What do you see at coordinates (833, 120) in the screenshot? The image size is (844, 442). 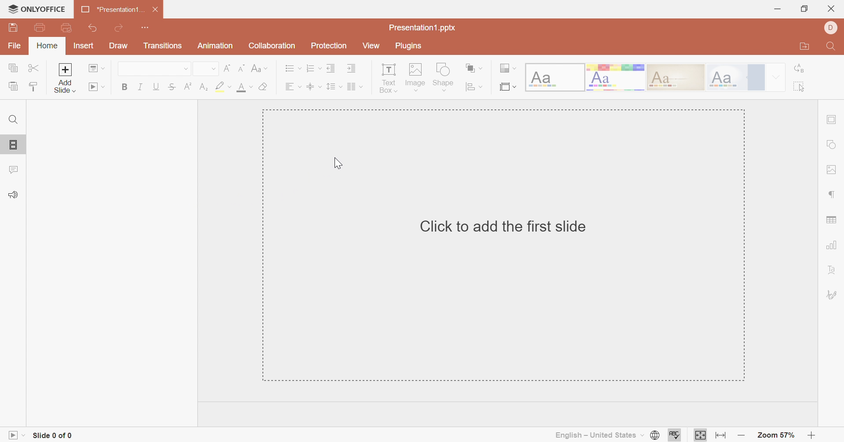 I see `Slide settings` at bounding box center [833, 120].